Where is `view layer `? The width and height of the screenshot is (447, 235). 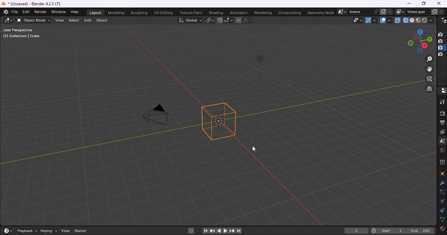 view layer  is located at coordinates (416, 11).